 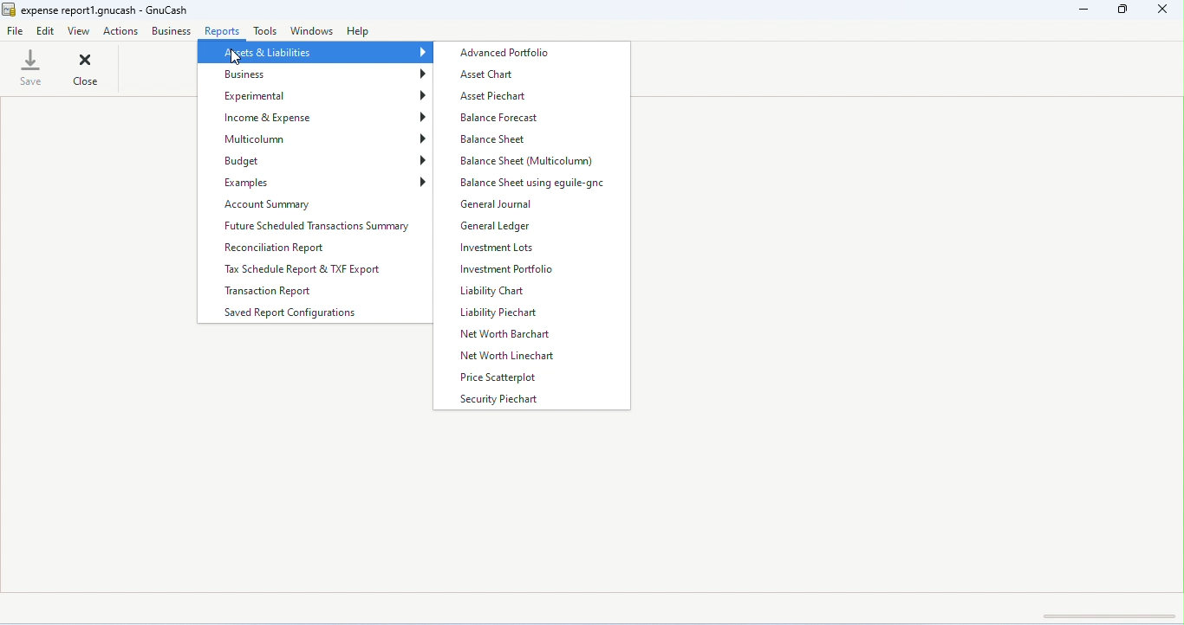 What do you see at coordinates (316, 118) in the screenshot?
I see `income and expense` at bounding box center [316, 118].